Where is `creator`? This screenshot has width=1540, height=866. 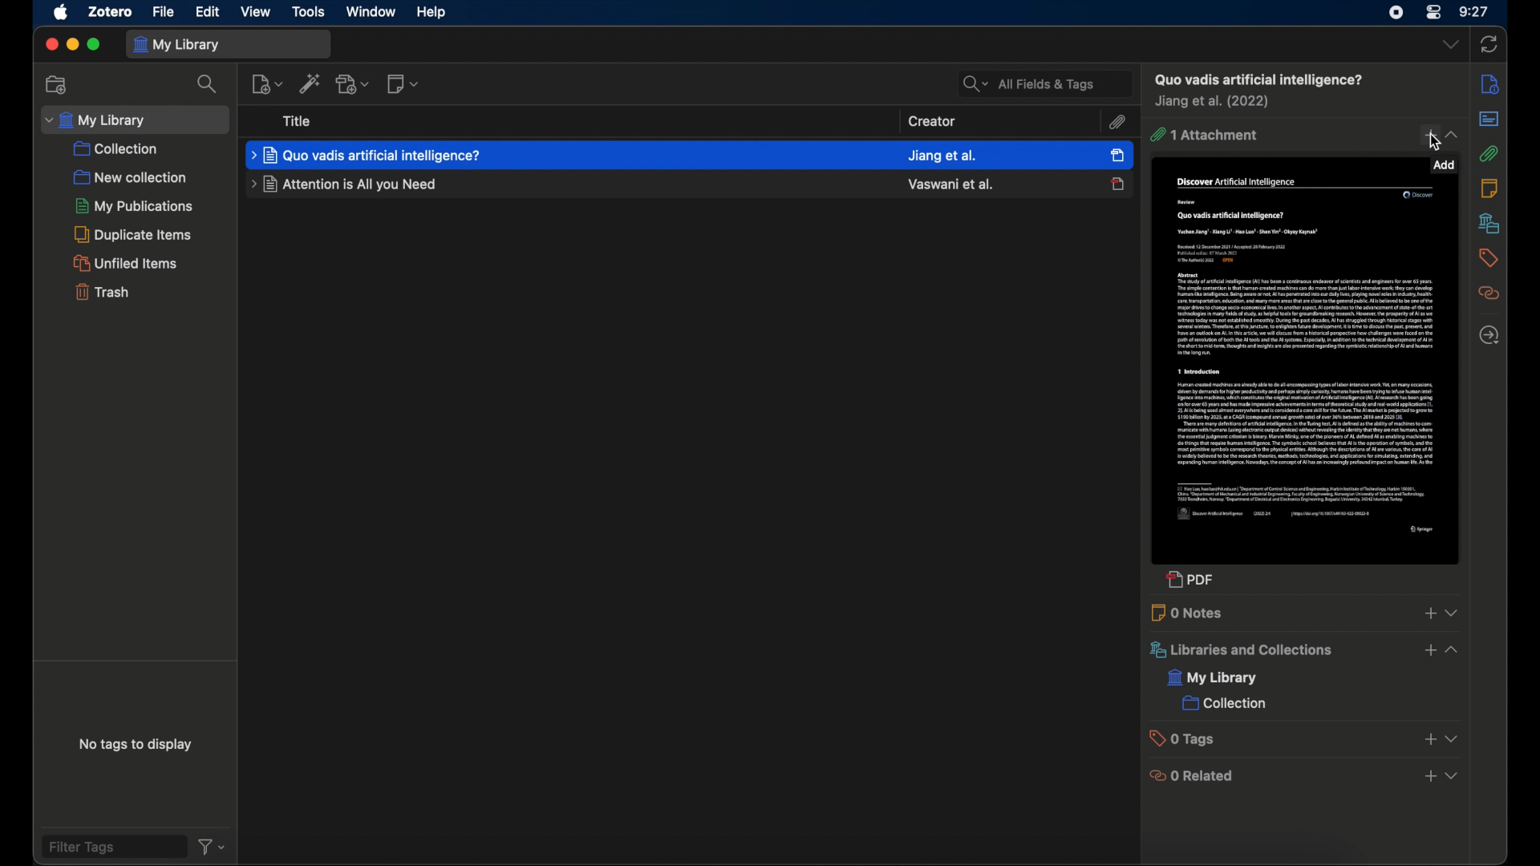 creator is located at coordinates (950, 184).